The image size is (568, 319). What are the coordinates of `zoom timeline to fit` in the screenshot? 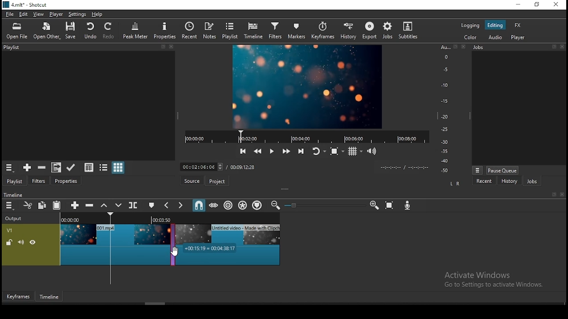 It's located at (390, 205).